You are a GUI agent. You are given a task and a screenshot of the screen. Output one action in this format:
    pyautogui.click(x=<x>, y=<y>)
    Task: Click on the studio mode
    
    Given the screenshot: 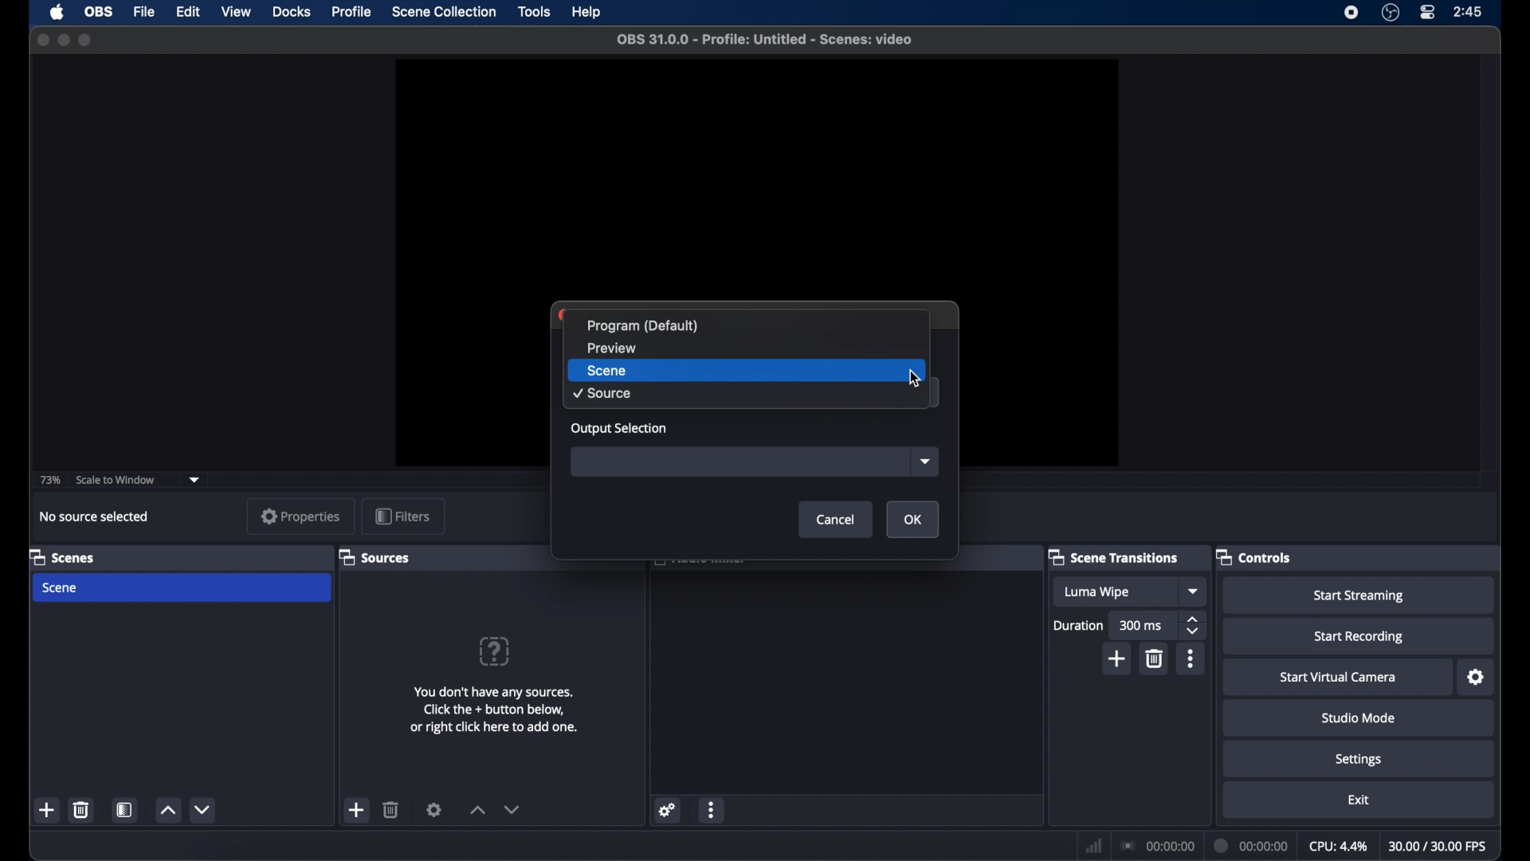 What is the action you would take?
    pyautogui.click(x=1359, y=717)
    